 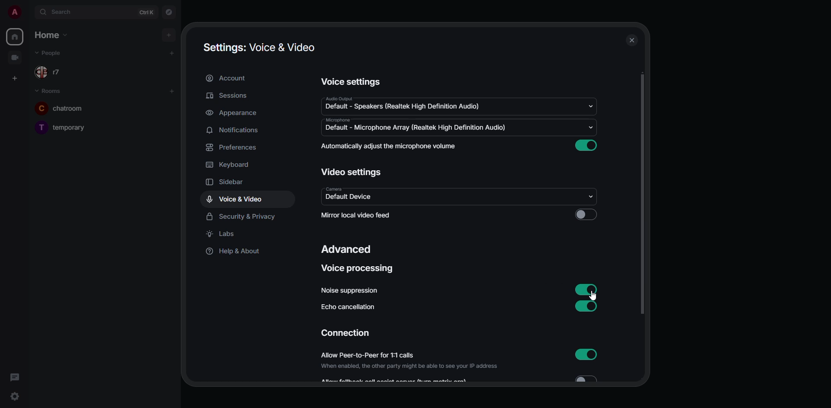 What do you see at coordinates (351, 198) in the screenshot?
I see `default` at bounding box center [351, 198].